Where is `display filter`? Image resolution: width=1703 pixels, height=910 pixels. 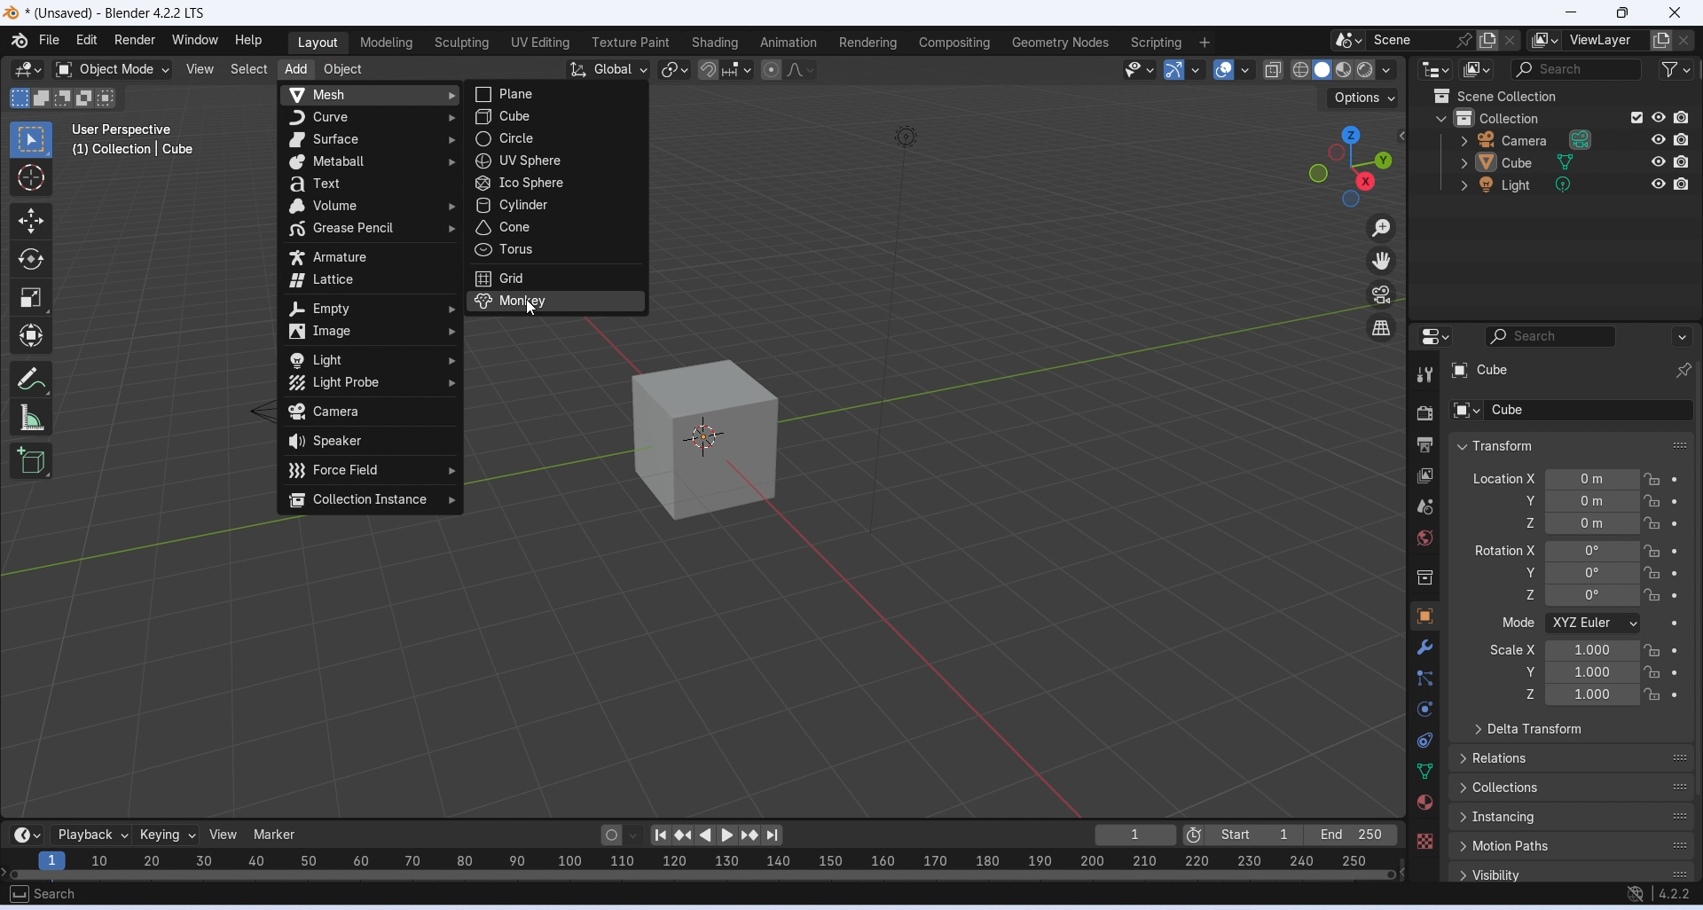
display filter is located at coordinates (1551, 336).